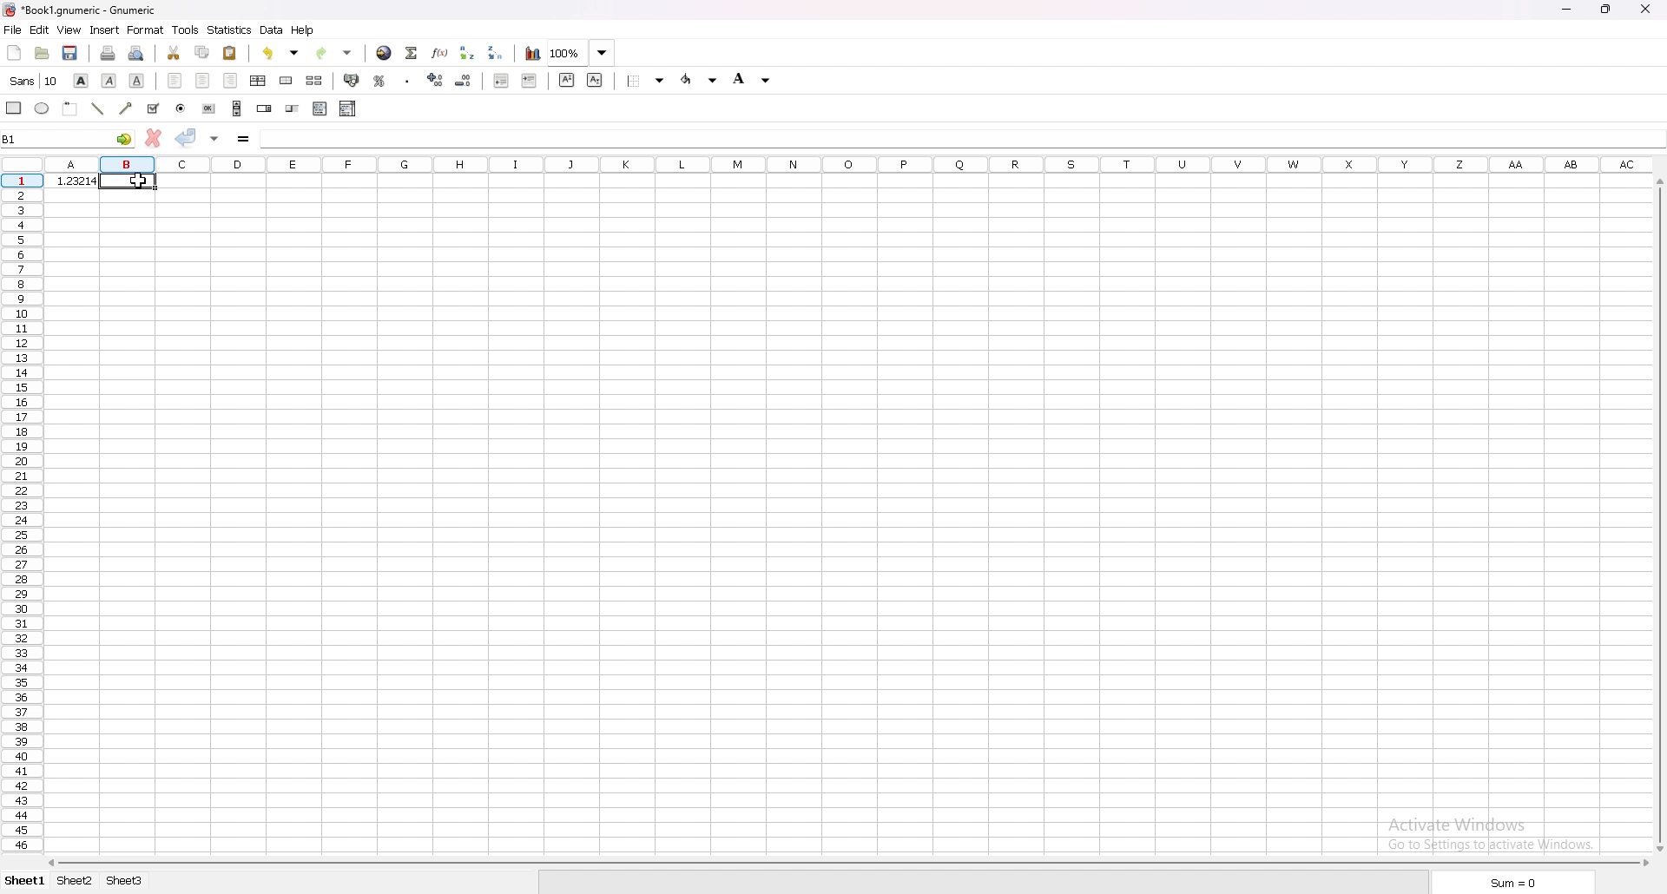 This screenshot has height=894, width=1667. What do you see at coordinates (1512, 881) in the screenshot?
I see `sum` at bounding box center [1512, 881].